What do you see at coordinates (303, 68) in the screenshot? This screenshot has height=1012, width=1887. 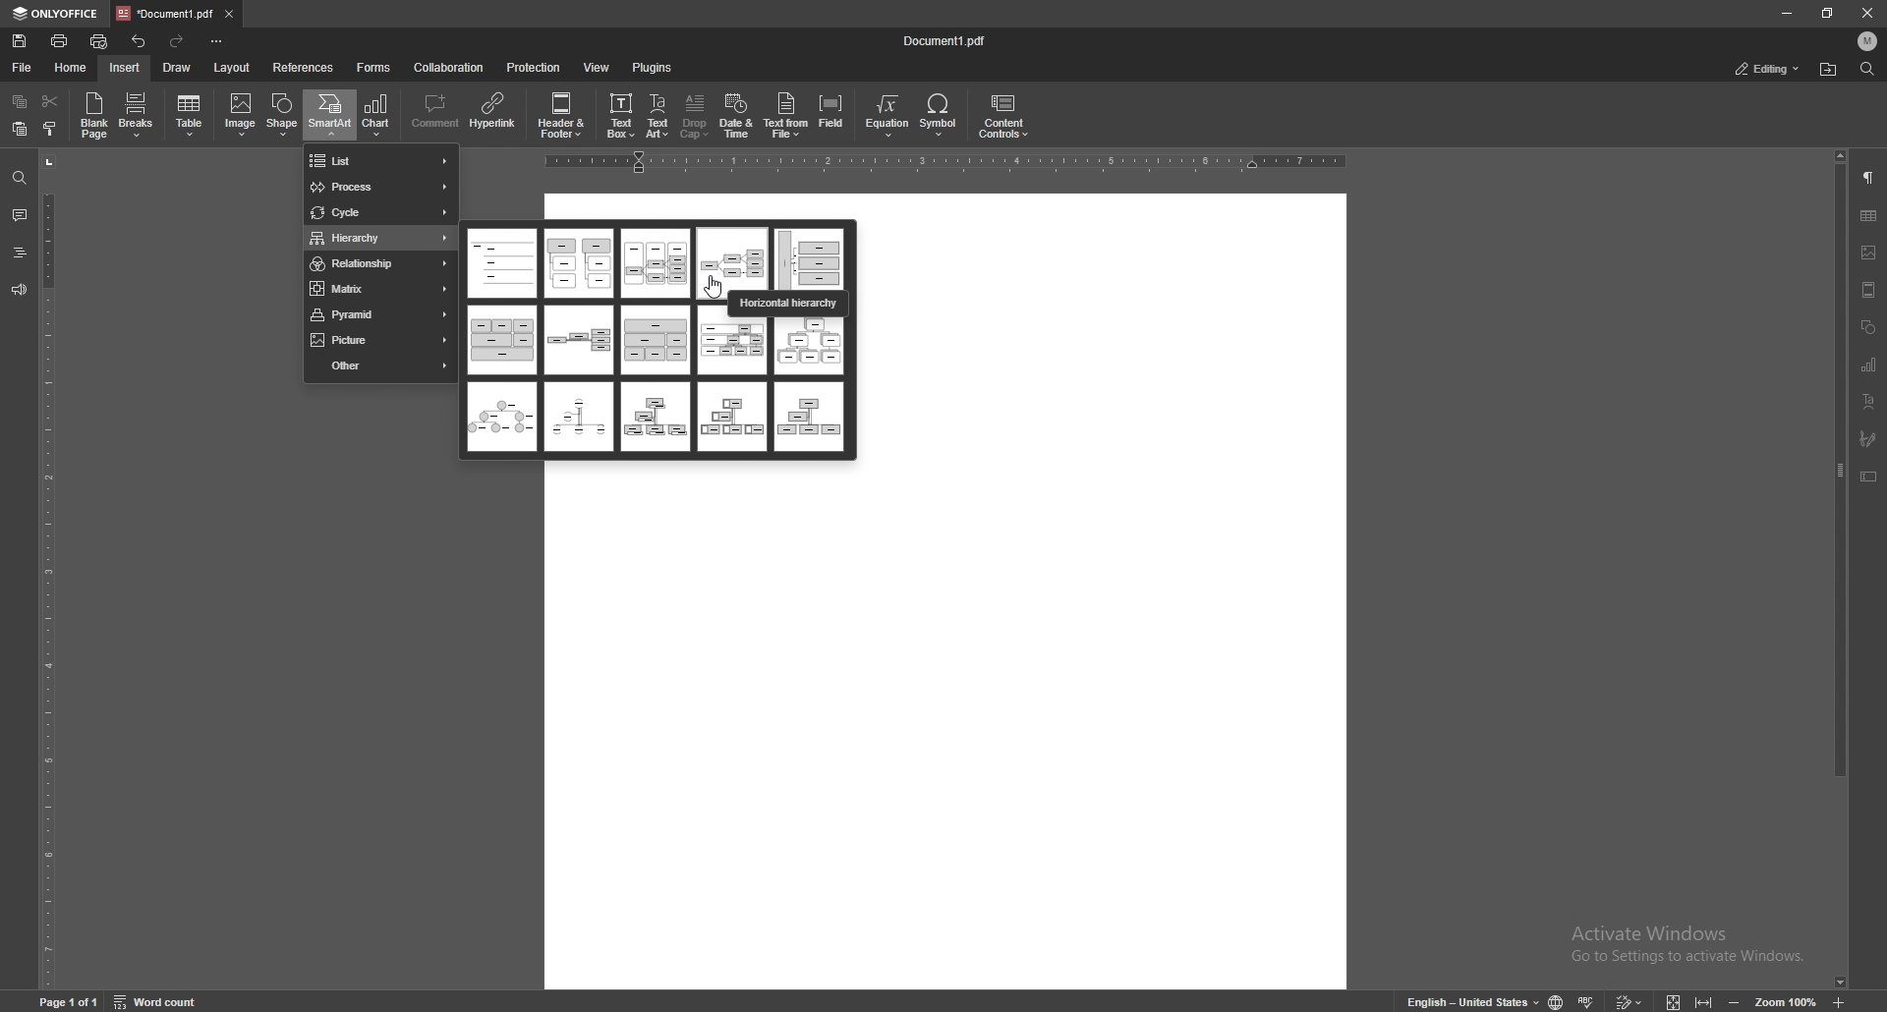 I see `references` at bounding box center [303, 68].